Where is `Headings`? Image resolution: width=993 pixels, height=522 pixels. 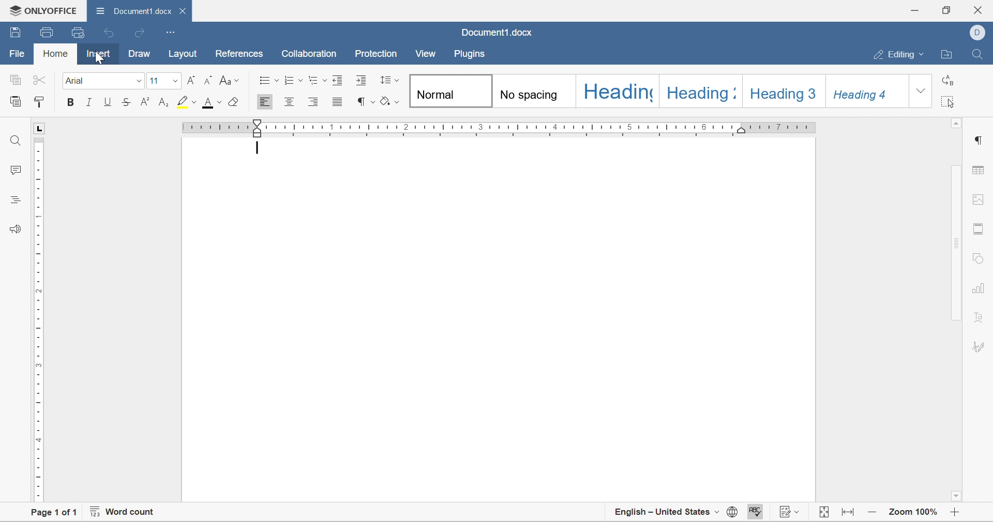
Headings is located at coordinates (14, 199).